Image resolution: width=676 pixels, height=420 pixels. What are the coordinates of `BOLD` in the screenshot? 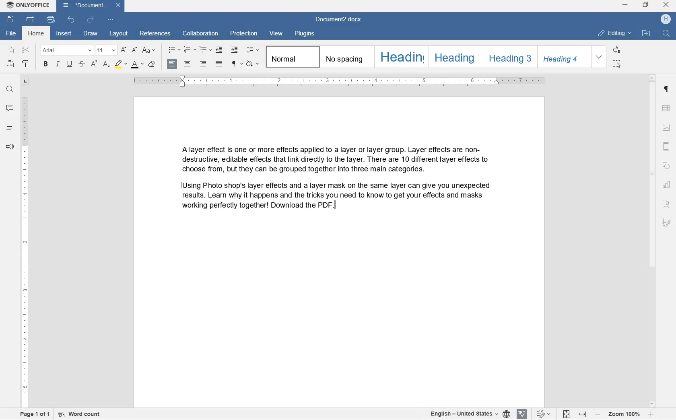 It's located at (45, 64).